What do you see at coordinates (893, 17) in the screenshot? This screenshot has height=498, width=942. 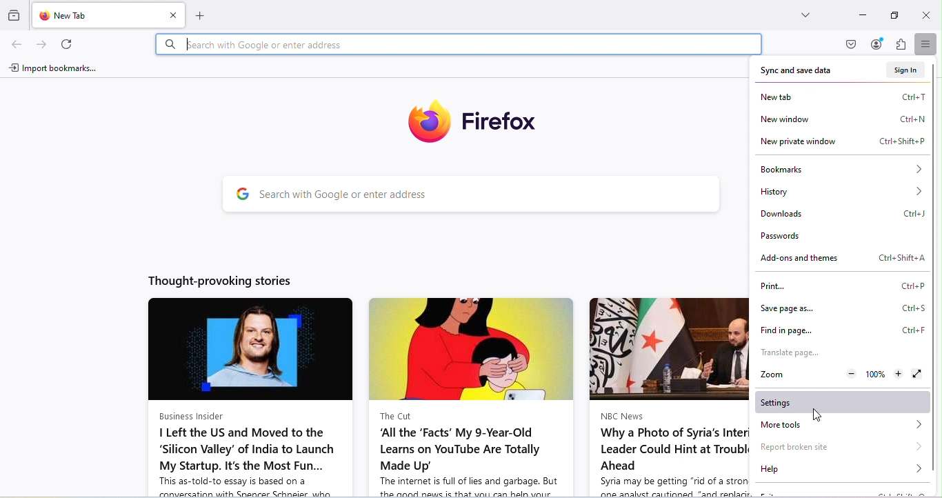 I see `Maximize` at bounding box center [893, 17].